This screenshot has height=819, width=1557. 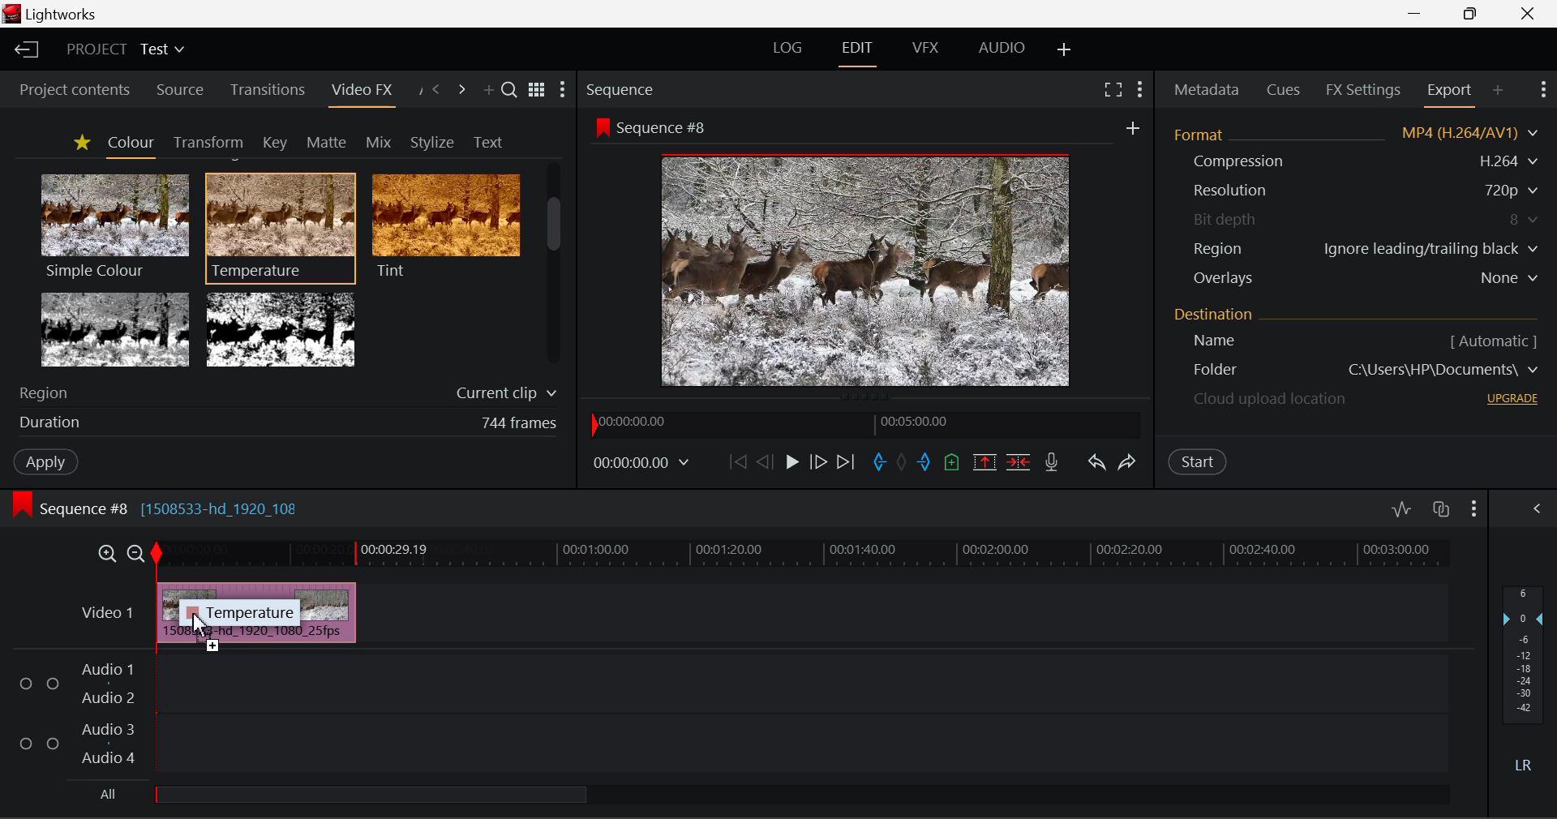 What do you see at coordinates (1002, 47) in the screenshot?
I see `AUDIO Layout` at bounding box center [1002, 47].